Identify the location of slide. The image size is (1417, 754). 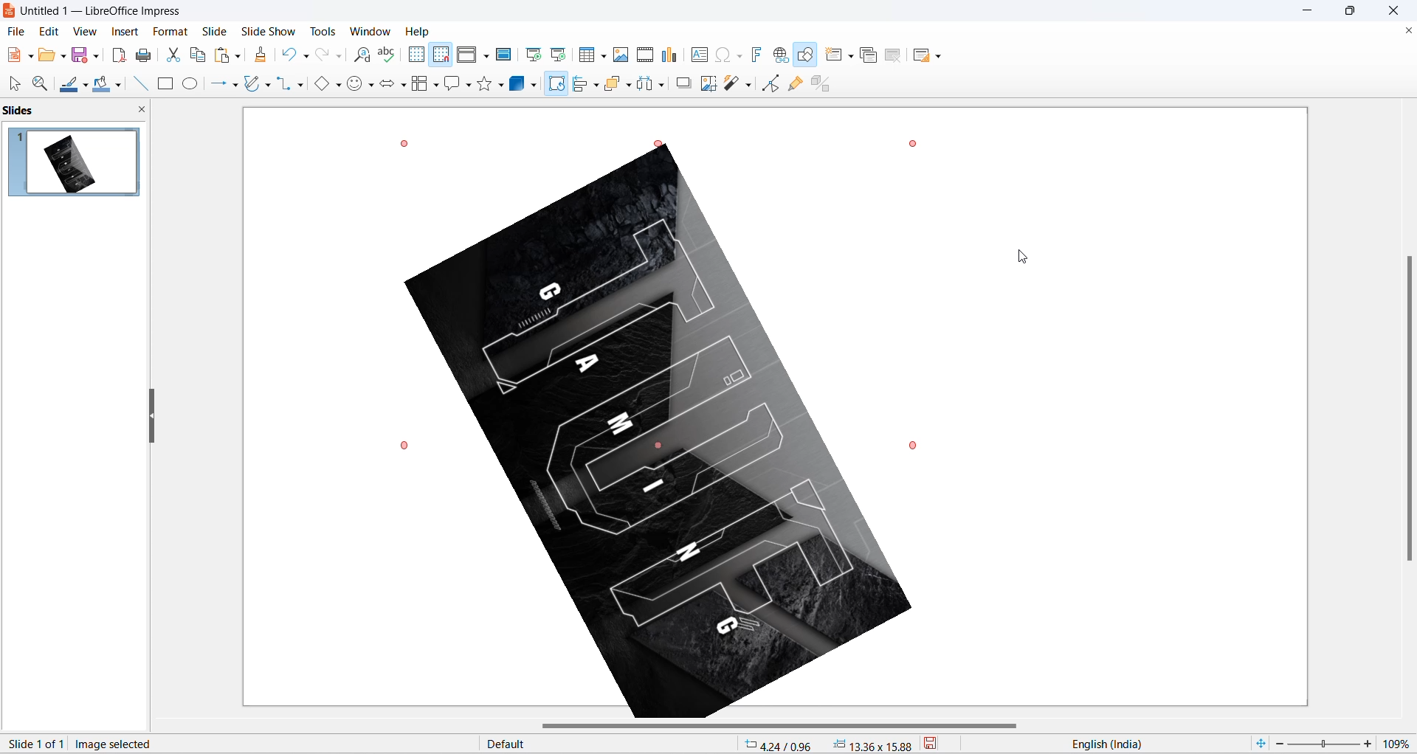
(215, 31).